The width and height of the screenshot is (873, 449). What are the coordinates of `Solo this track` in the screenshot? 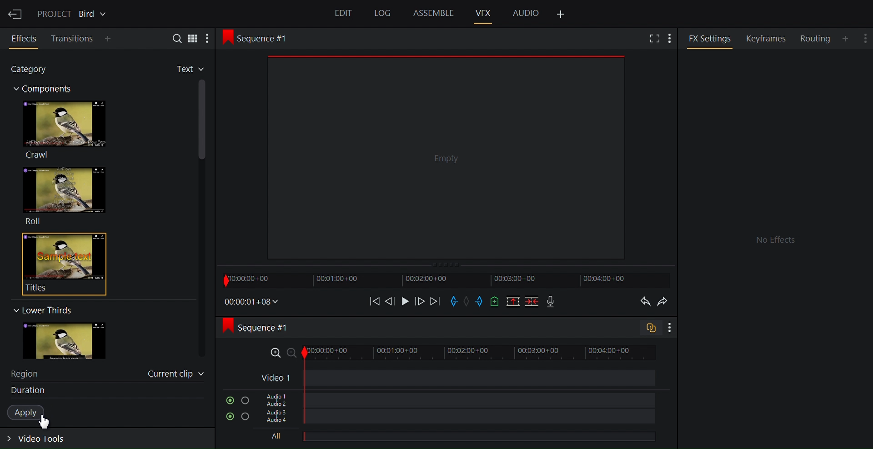 It's located at (246, 418).